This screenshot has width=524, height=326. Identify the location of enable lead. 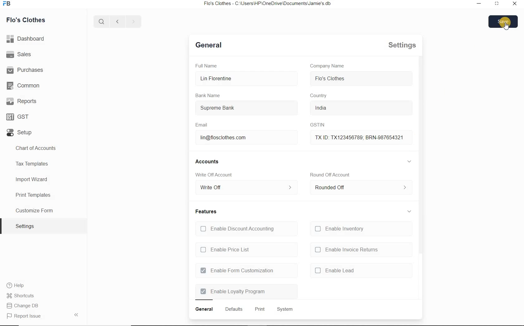
(335, 270).